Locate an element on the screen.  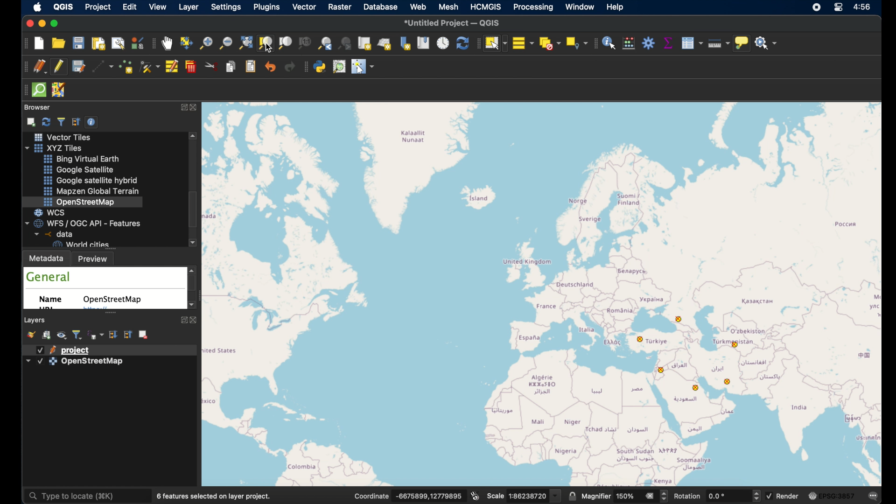
temporal controller panel is located at coordinates (443, 42).